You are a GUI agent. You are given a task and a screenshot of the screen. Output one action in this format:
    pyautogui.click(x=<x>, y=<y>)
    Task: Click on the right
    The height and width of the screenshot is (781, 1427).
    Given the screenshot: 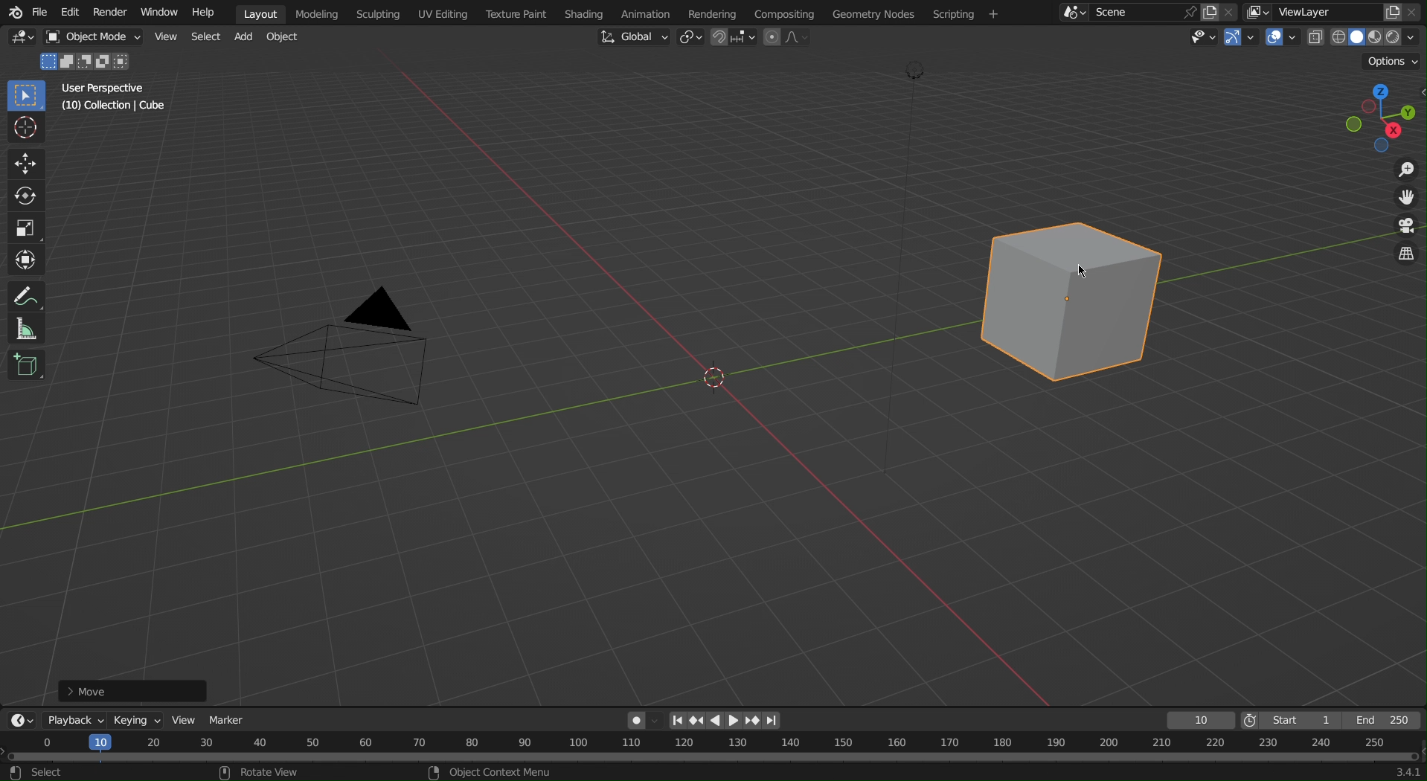 What is the action you would take?
    pyautogui.click(x=734, y=720)
    